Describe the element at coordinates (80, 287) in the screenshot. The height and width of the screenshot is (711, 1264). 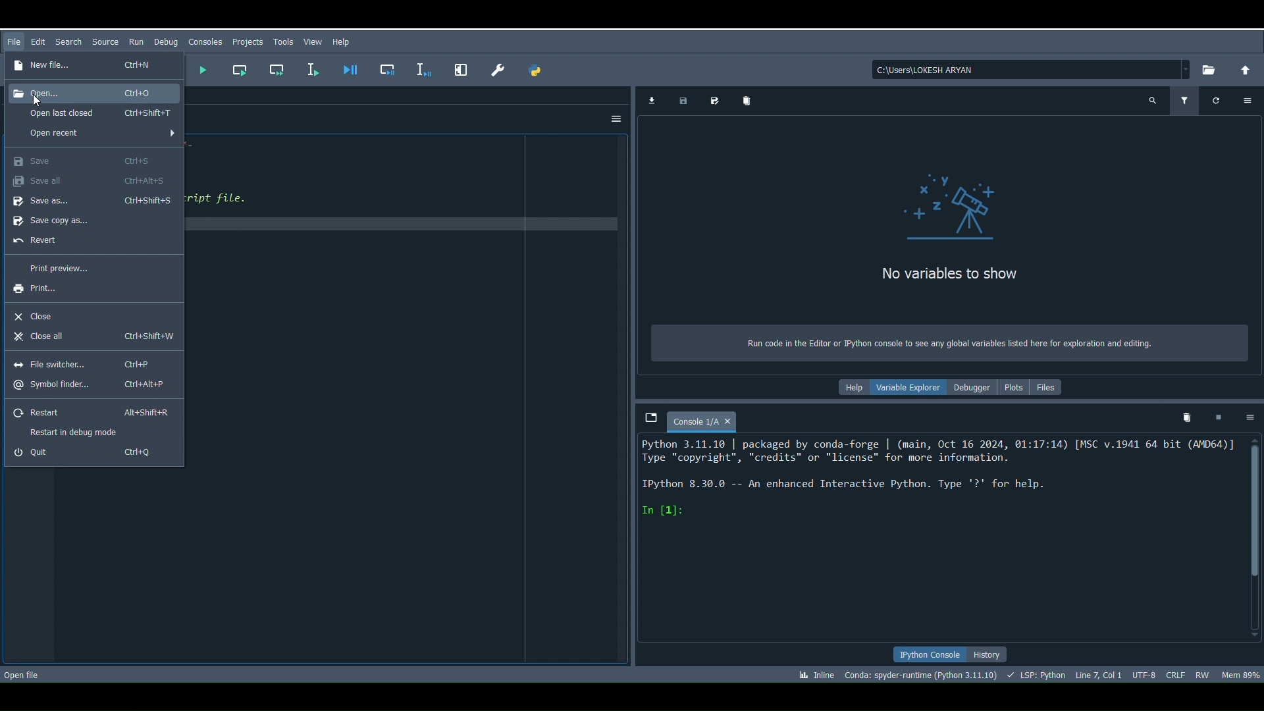
I see `Print` at that location.